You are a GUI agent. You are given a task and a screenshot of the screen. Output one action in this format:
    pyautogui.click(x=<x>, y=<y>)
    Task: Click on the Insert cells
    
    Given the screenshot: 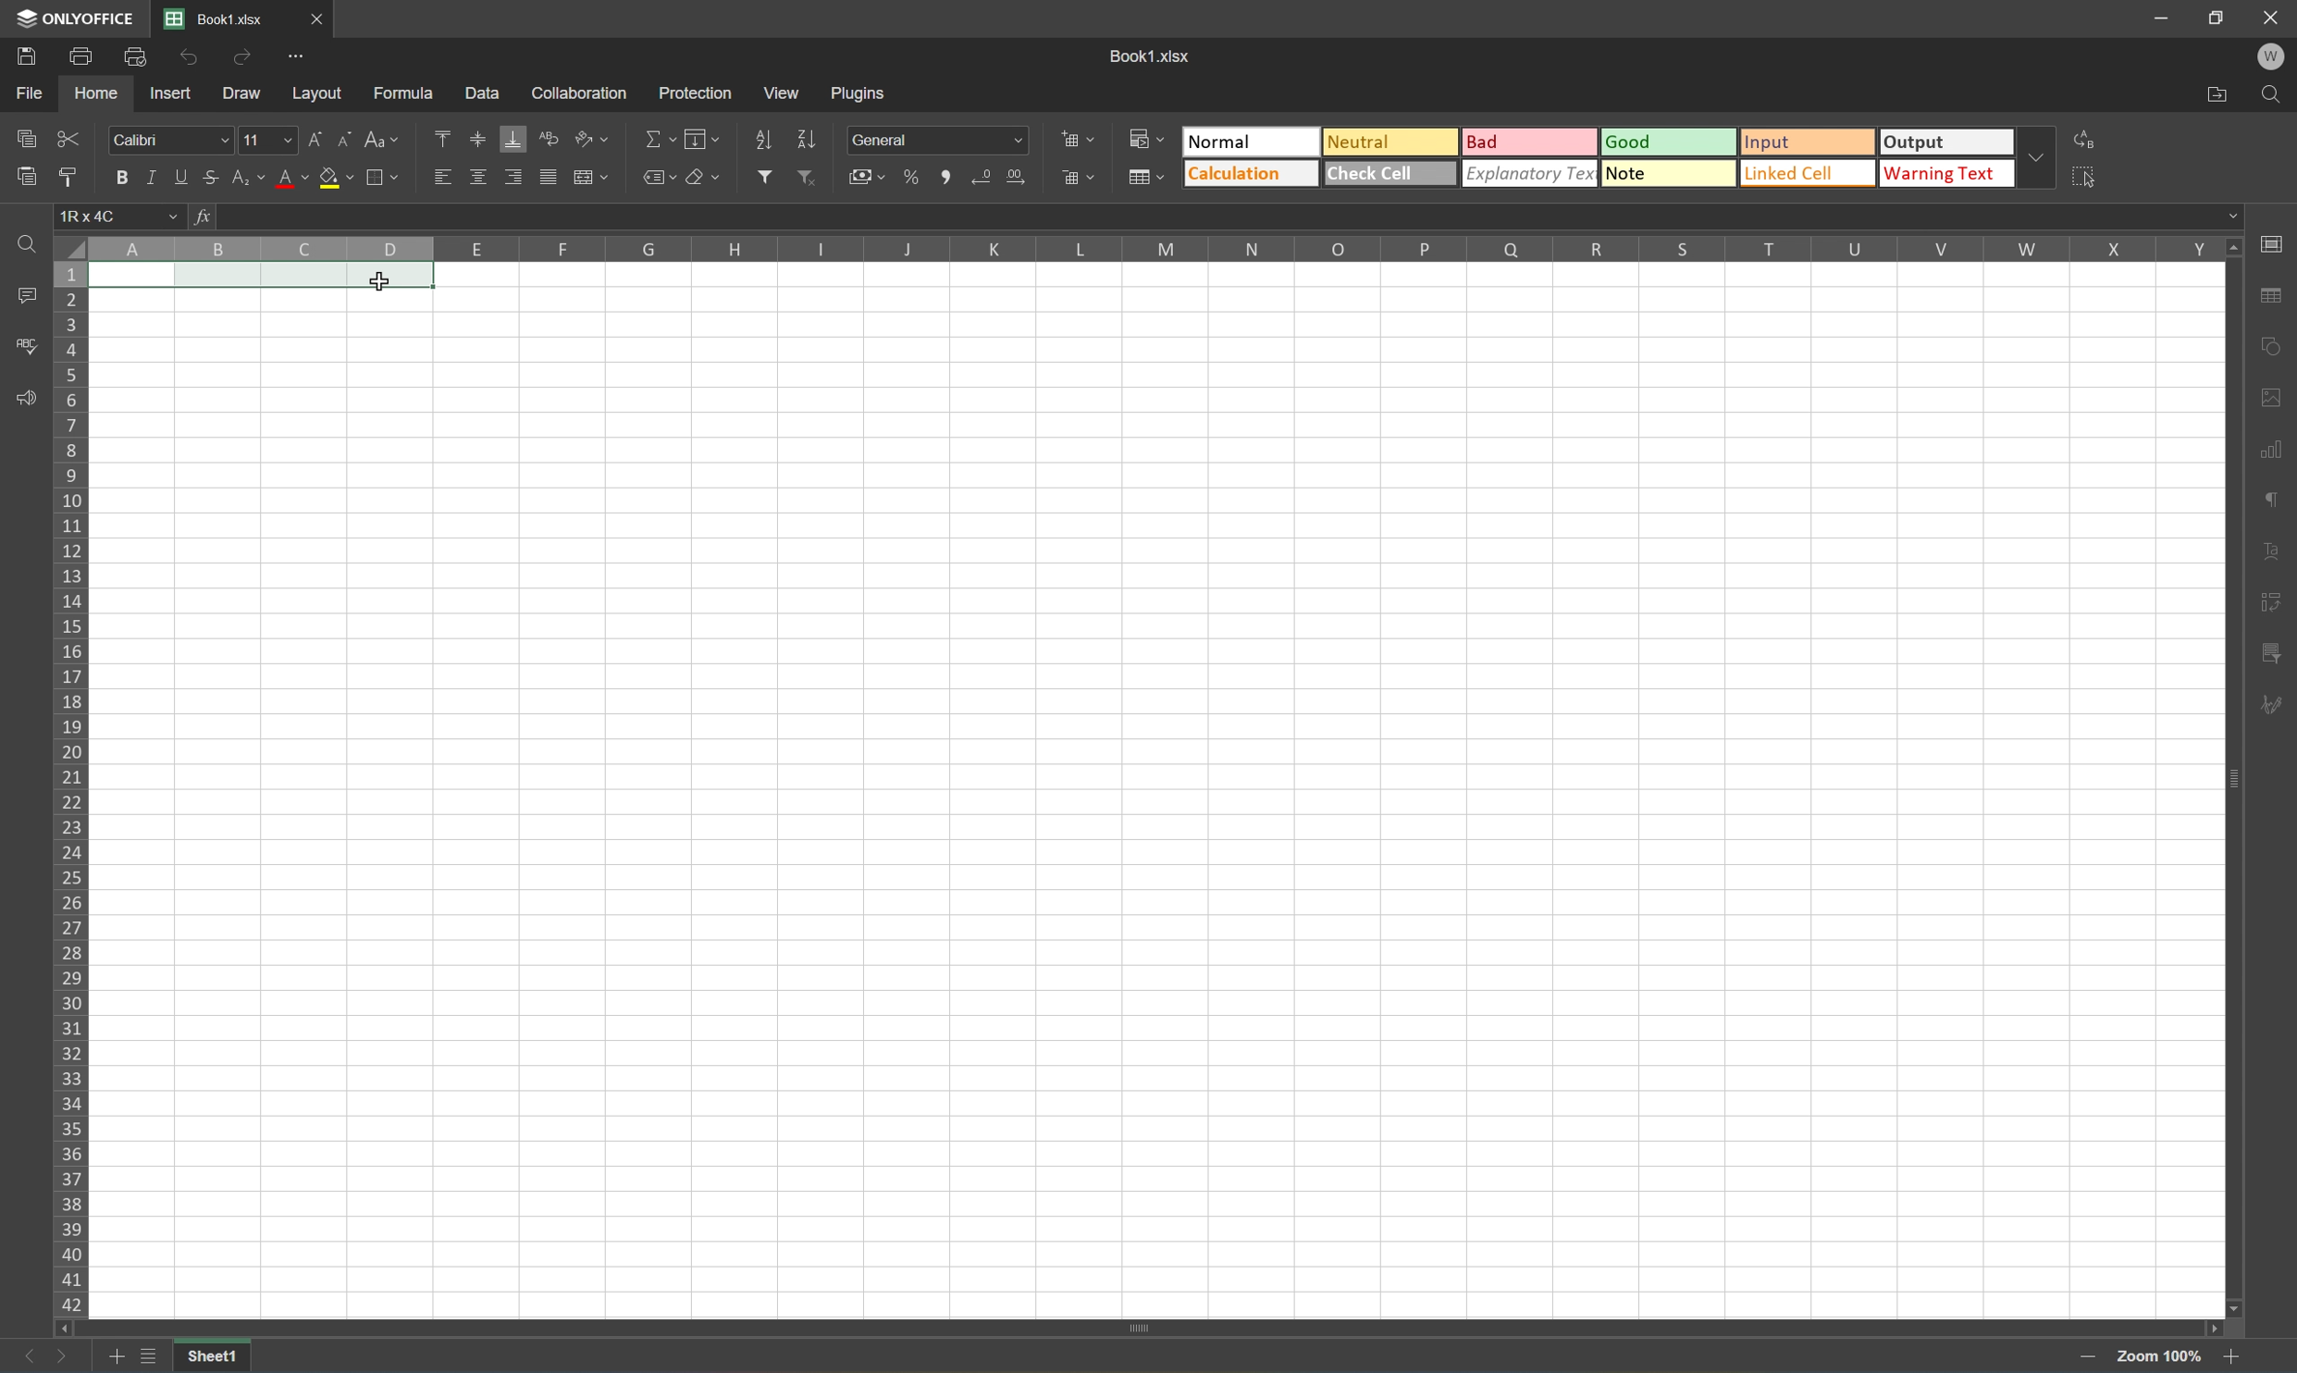 What is the action you would take?
    pyautogui.click(x=1074, y=137)
    